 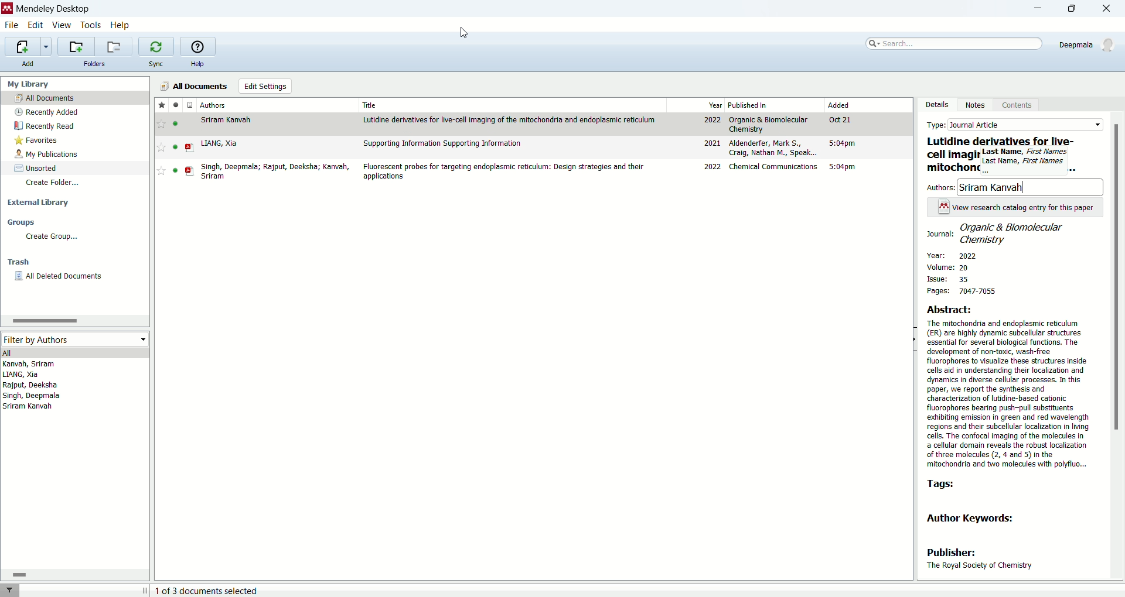 What do you see at coordinates (54, 184) in the screenshot?
I see `create folder` at bounding box center [54, 184].